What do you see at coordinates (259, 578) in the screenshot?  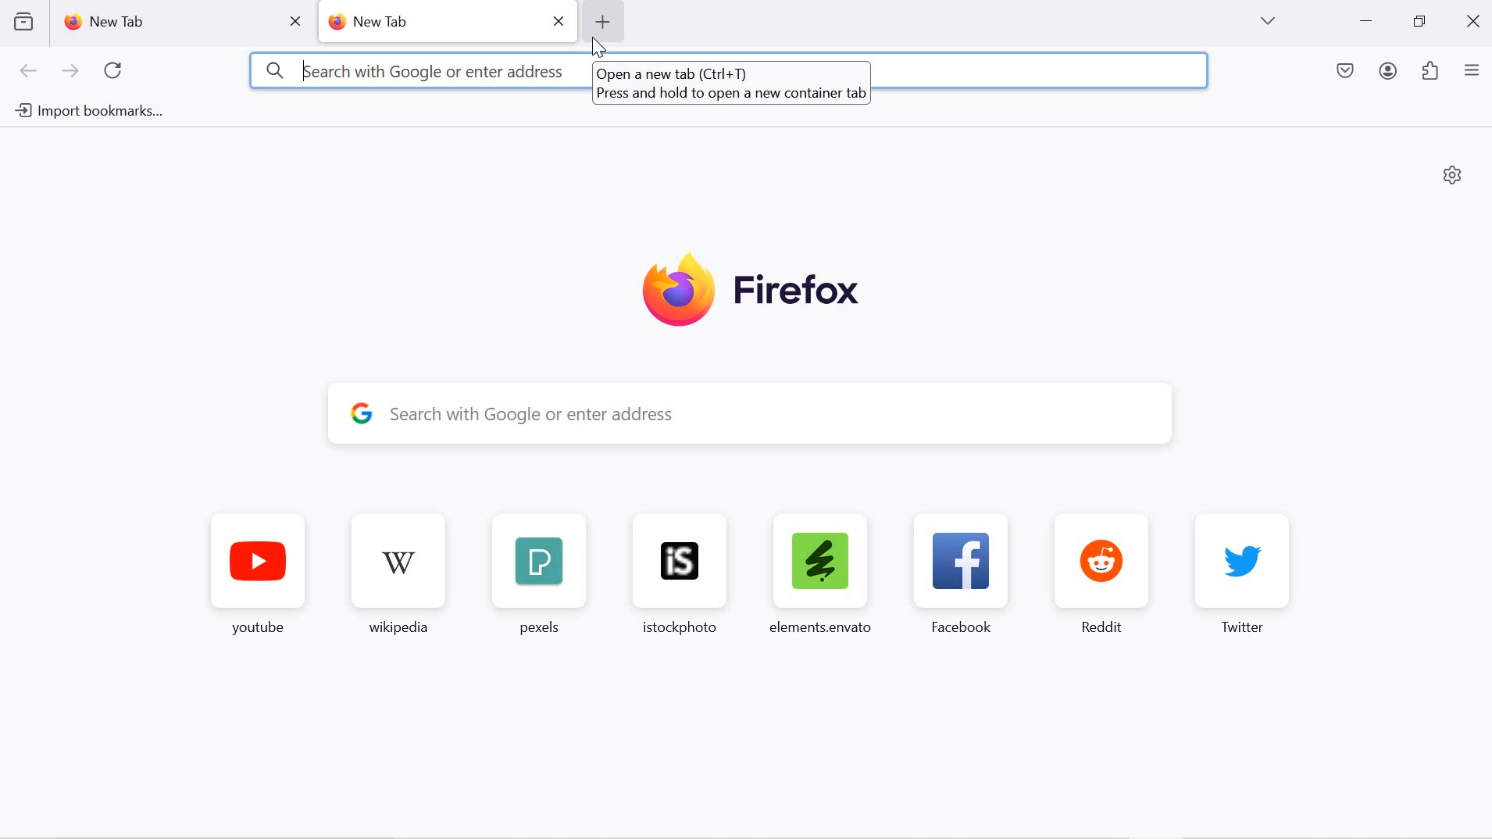 I see `youtube favorite` at bounding box center [259, 578].